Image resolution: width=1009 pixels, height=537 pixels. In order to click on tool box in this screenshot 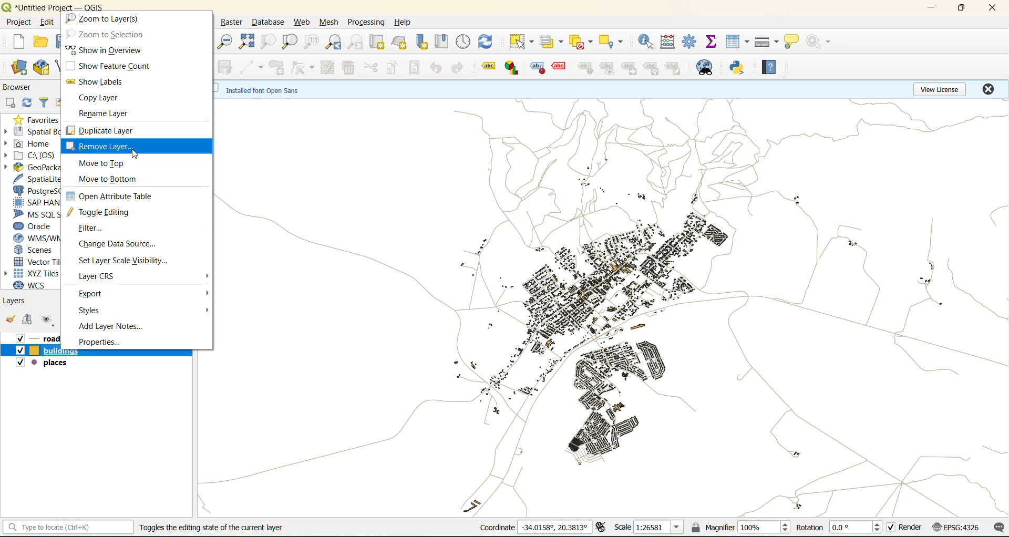, I will do `click(692, 43)`.